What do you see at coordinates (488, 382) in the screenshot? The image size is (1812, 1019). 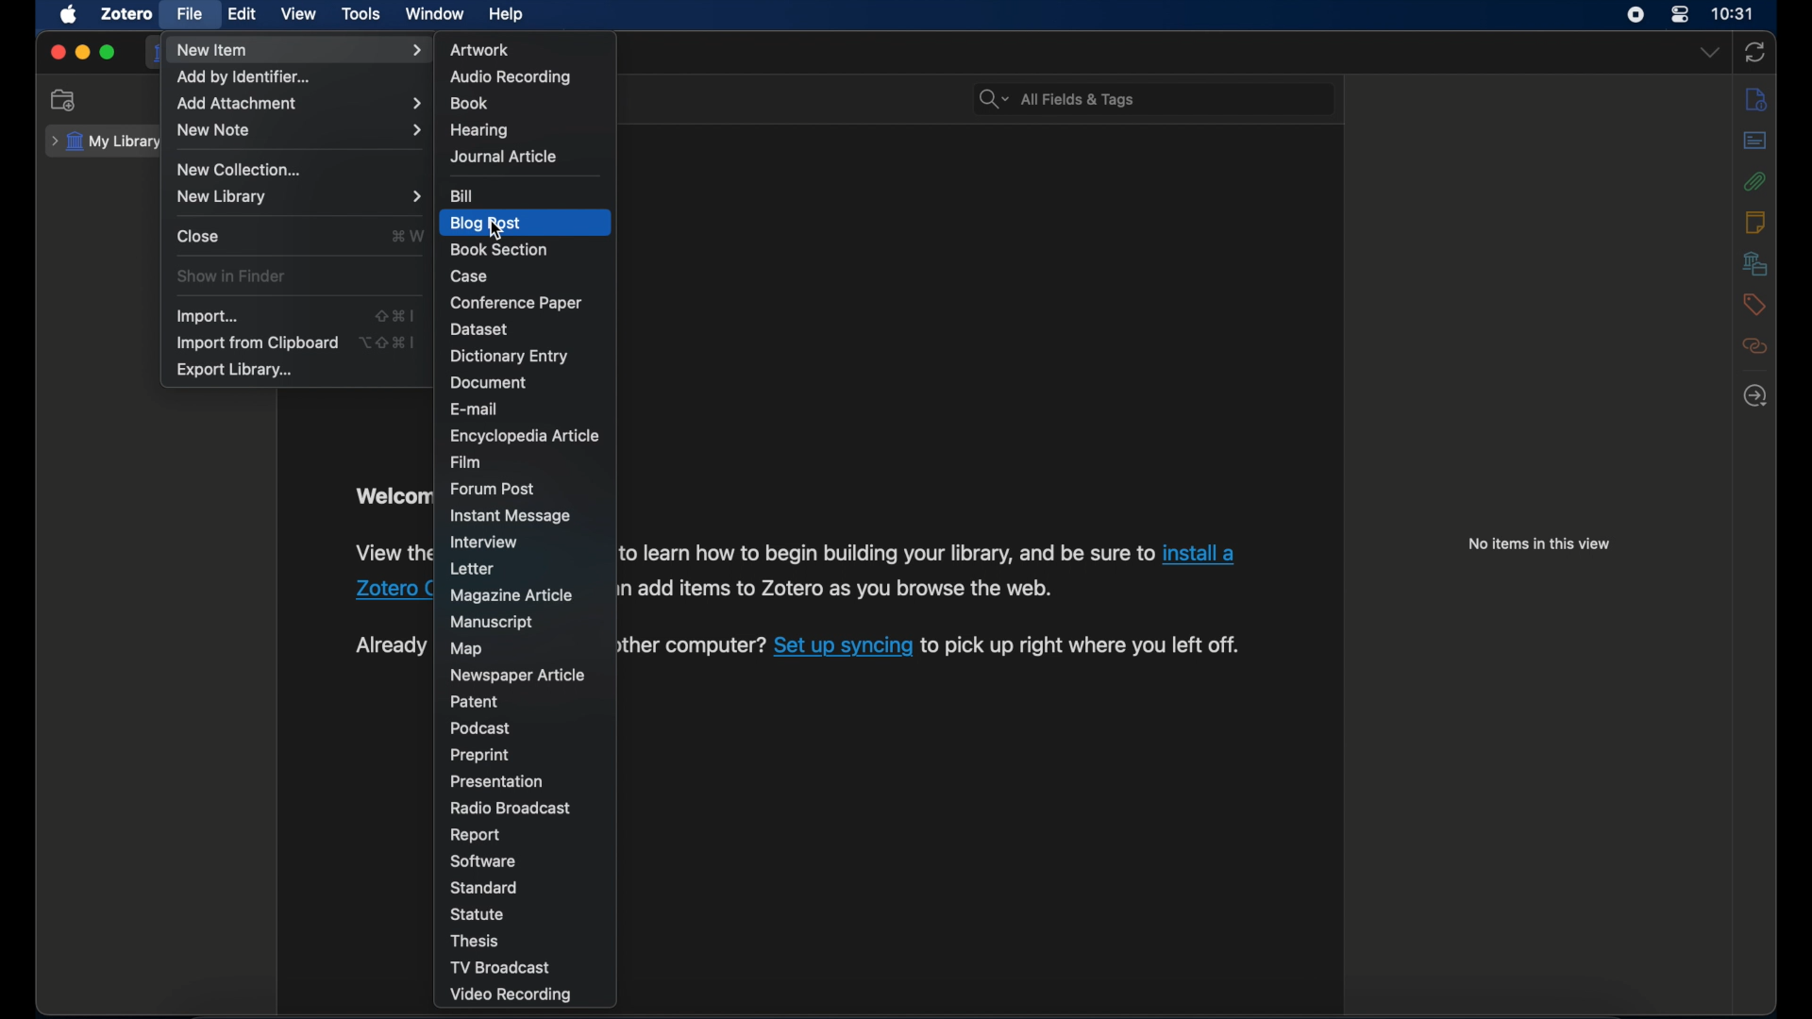 I see `document` at bounding box center [488, 382].